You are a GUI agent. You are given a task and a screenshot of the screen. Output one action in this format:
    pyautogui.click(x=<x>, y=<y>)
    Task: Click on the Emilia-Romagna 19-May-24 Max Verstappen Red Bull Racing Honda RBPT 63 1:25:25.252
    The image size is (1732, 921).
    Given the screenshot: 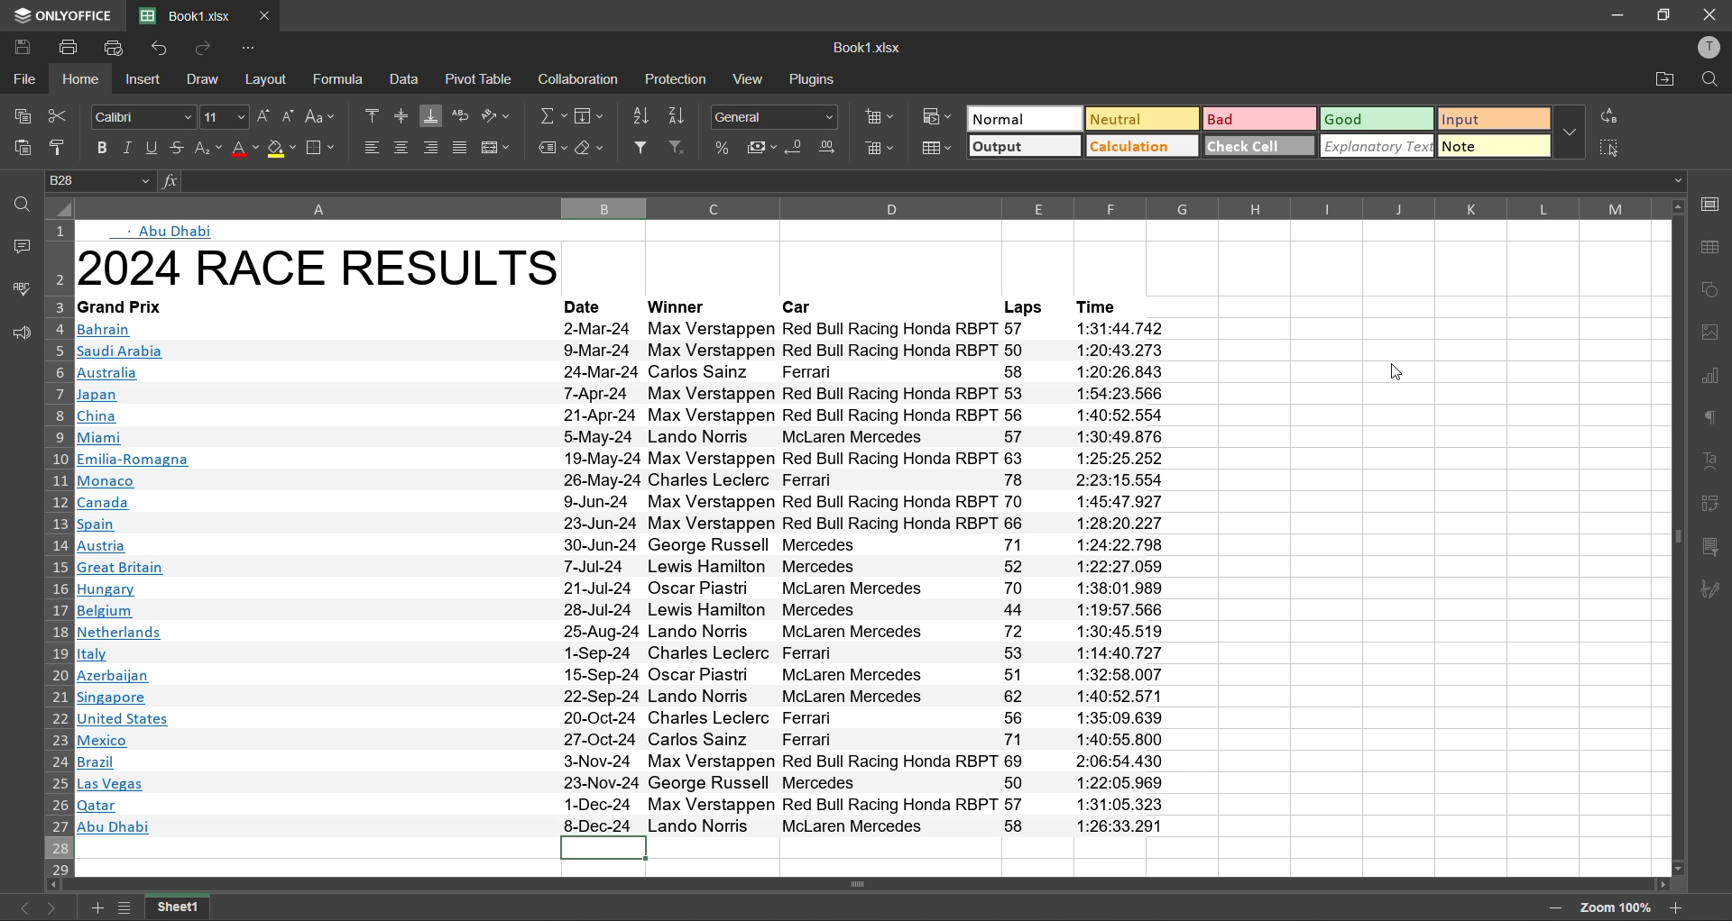 What is the action you would take?
    pyautogui.click(x=626, y=460)
    